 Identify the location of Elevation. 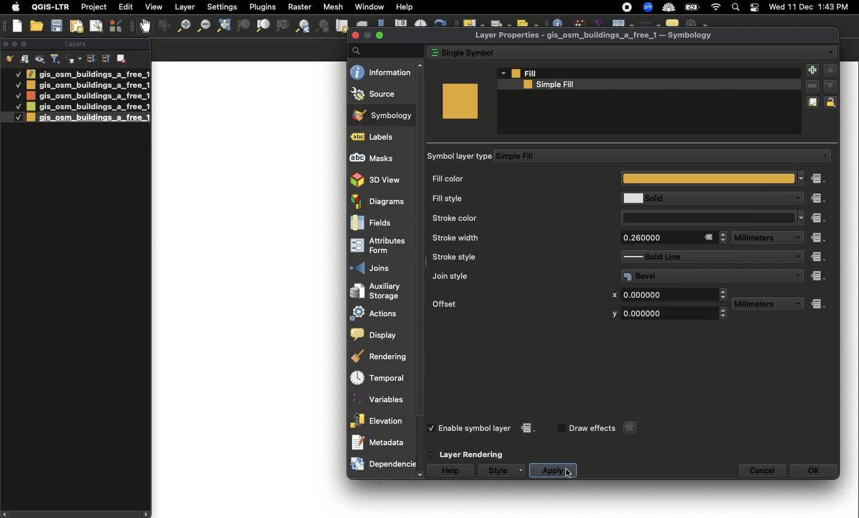
(379, 420).